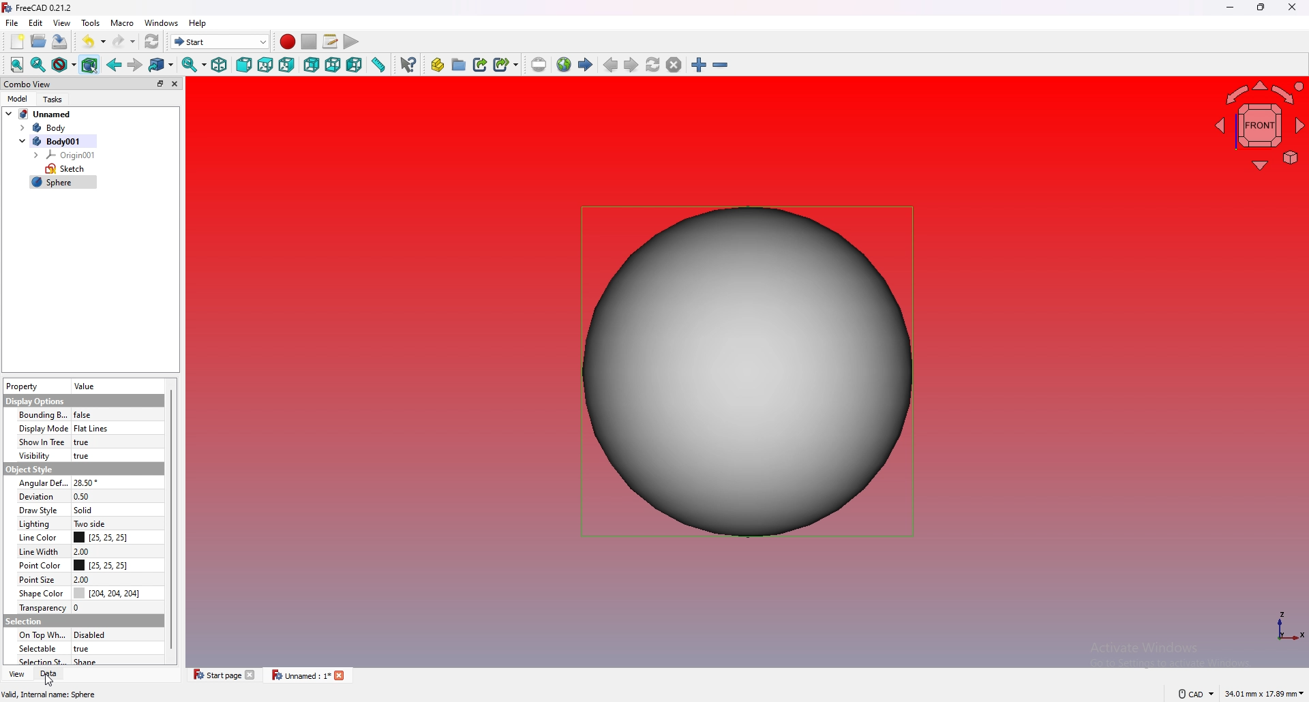 The width and height of the screenshot is (1309, 702). Describe the element at coordinates (12, 23) in the screenshot. I see `file` at that location.